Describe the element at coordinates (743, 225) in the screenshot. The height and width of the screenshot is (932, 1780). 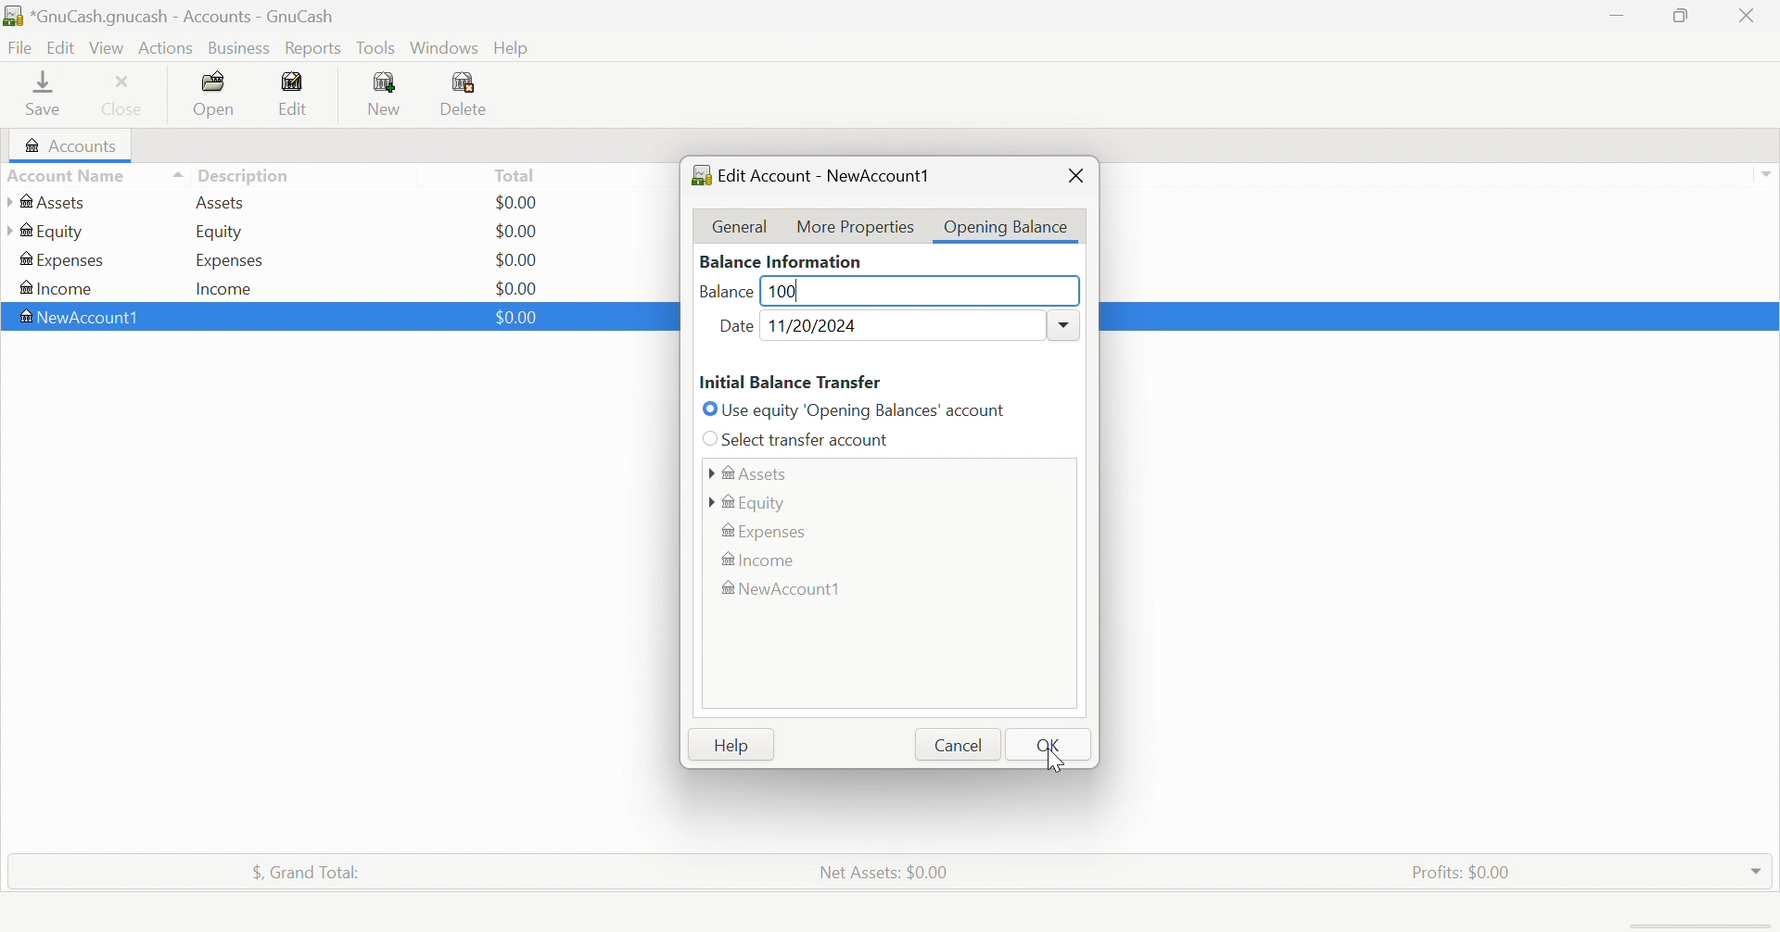
I see `General` at that location.